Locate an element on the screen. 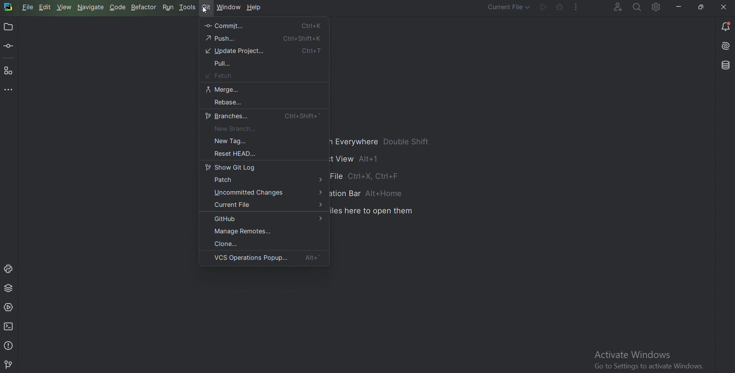 This screenshot has width=735, height=373. Reset HEAD is located at coordinates (232, 154).